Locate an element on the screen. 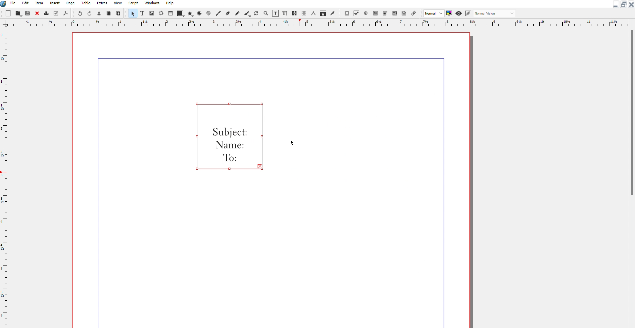 The width and height of the screenshot is (635, 328). File is located at coordinates (13, 4).